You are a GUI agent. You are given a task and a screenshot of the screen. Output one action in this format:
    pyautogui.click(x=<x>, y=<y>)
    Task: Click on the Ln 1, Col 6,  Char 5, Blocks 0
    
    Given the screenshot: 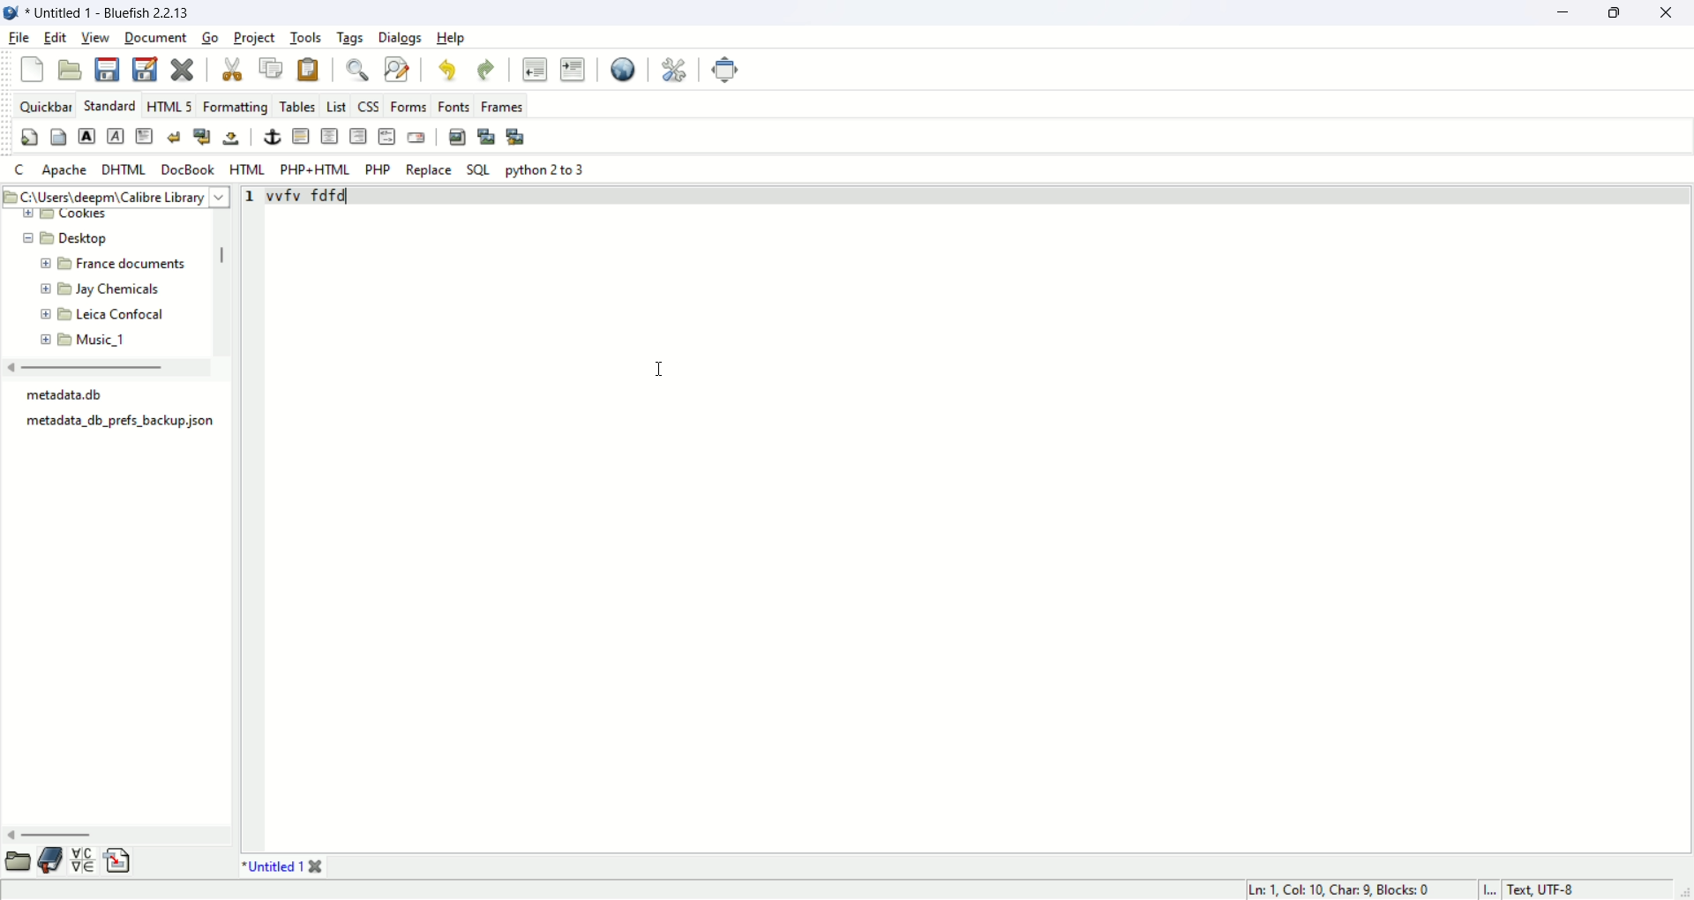 What is the action you would take?
    pyautogui.click(x=1344, y=887)
    